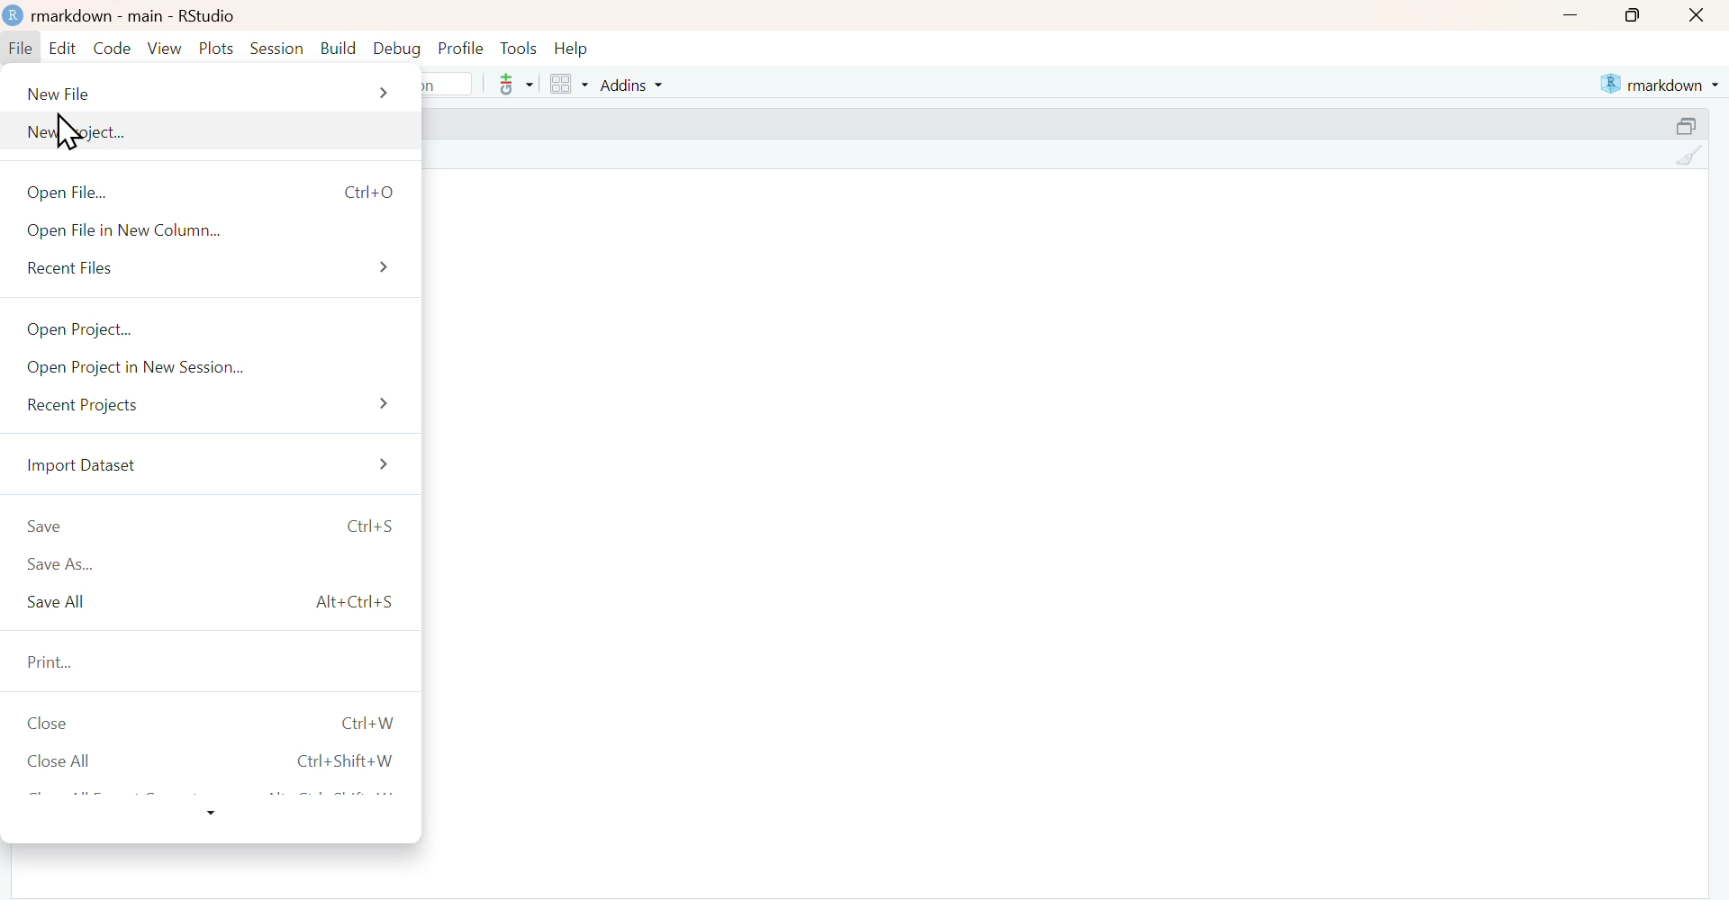  Describe the element at coordinates (140, 15) in the screenshot. I see `Rmarkdown - main - RStudio` at that location.